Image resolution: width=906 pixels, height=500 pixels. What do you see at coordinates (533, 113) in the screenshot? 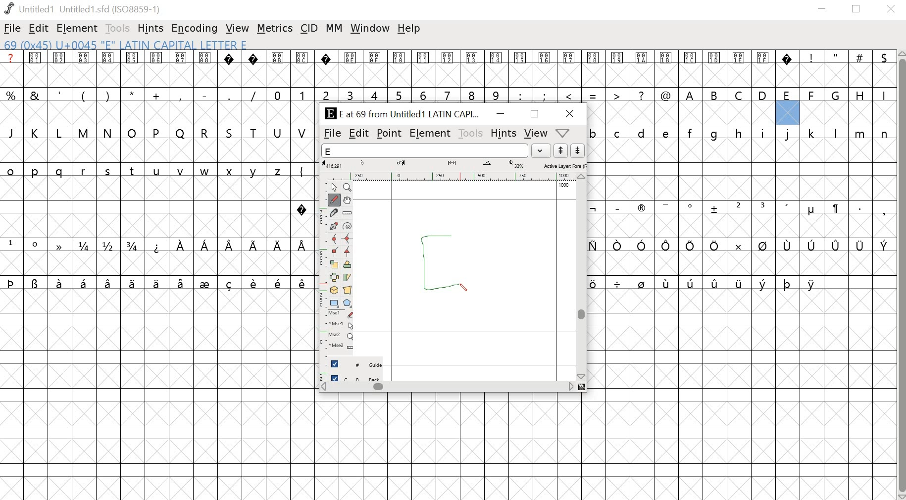
I see `Maximize` at bounding box center [533, 113].